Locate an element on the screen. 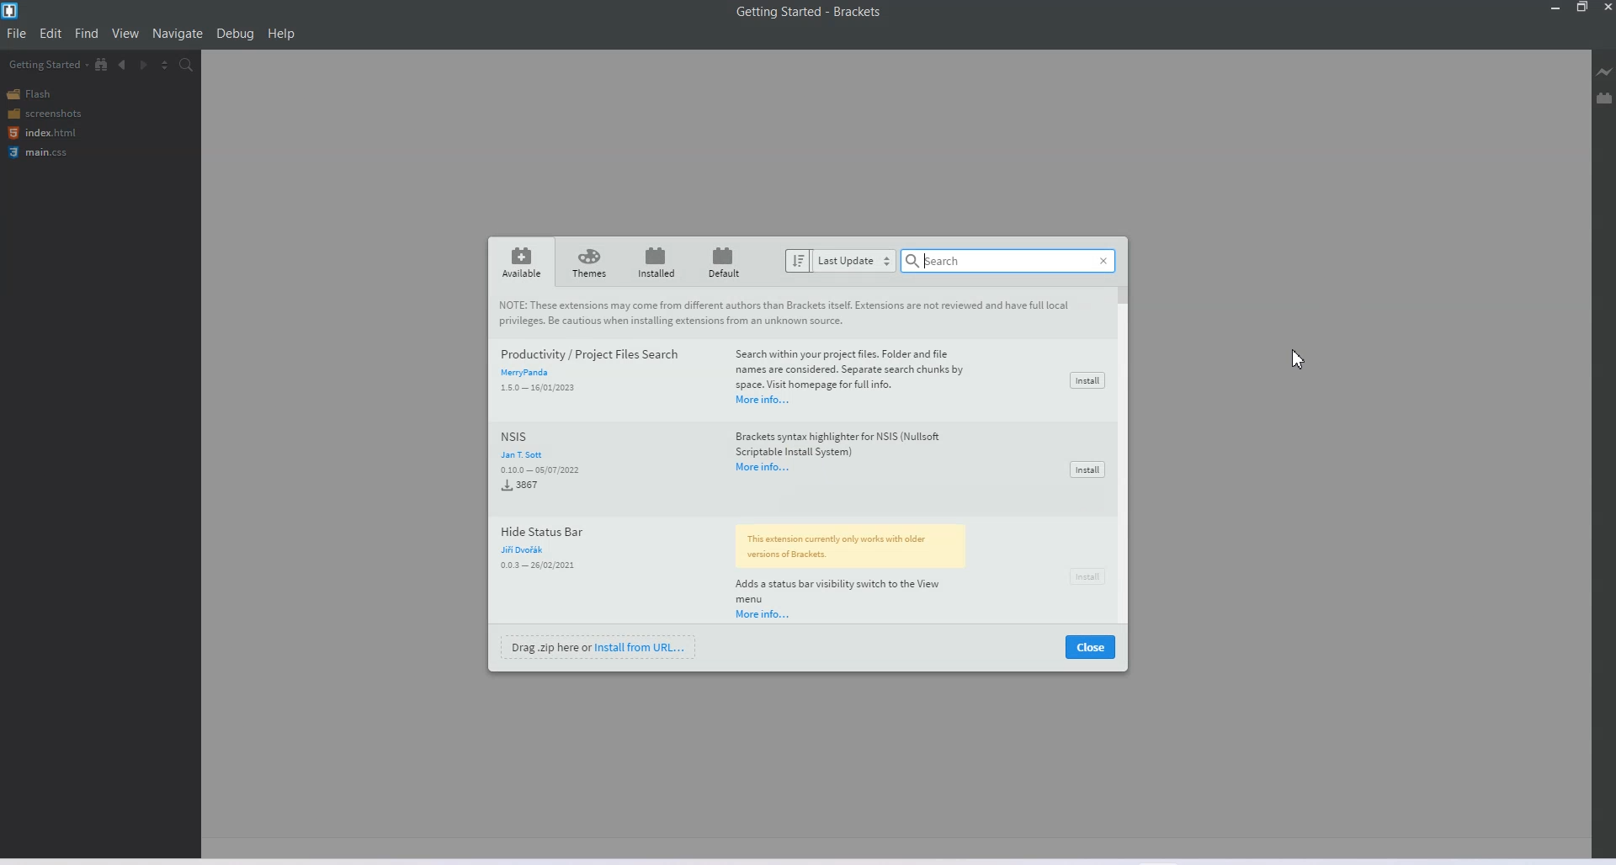 Image resolution: width=1616 pixels, height=865 pixels. default is located at coordinates (720, 262).